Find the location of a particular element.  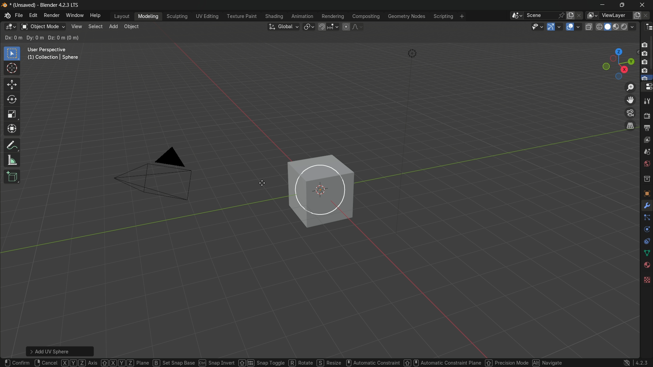

remove layer is located at coordinates (649, 16).